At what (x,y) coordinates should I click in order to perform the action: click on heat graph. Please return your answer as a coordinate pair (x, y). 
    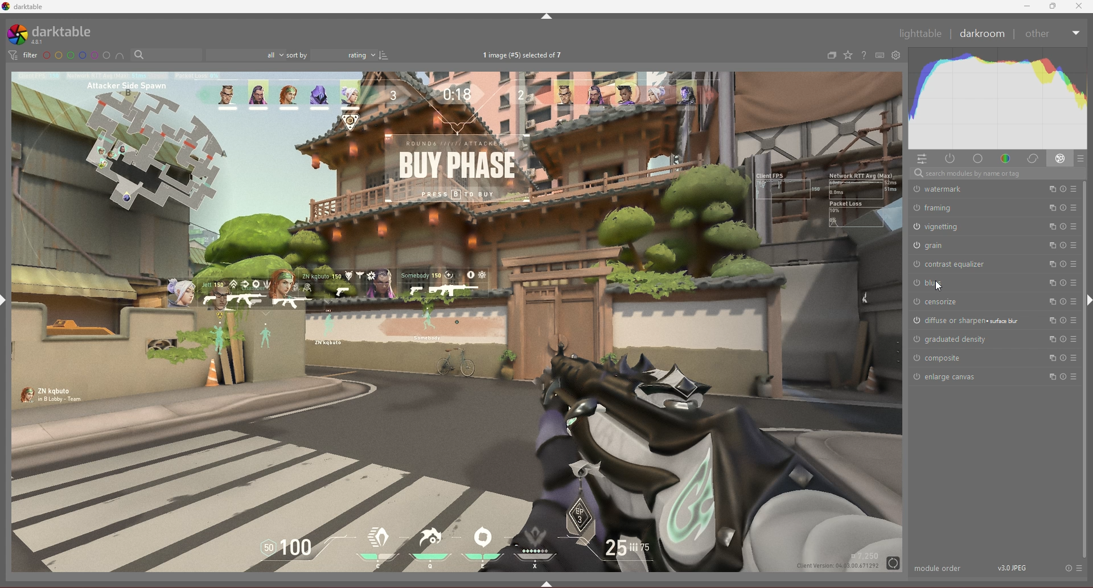
    Looking at the image, I should click on (997, 98).